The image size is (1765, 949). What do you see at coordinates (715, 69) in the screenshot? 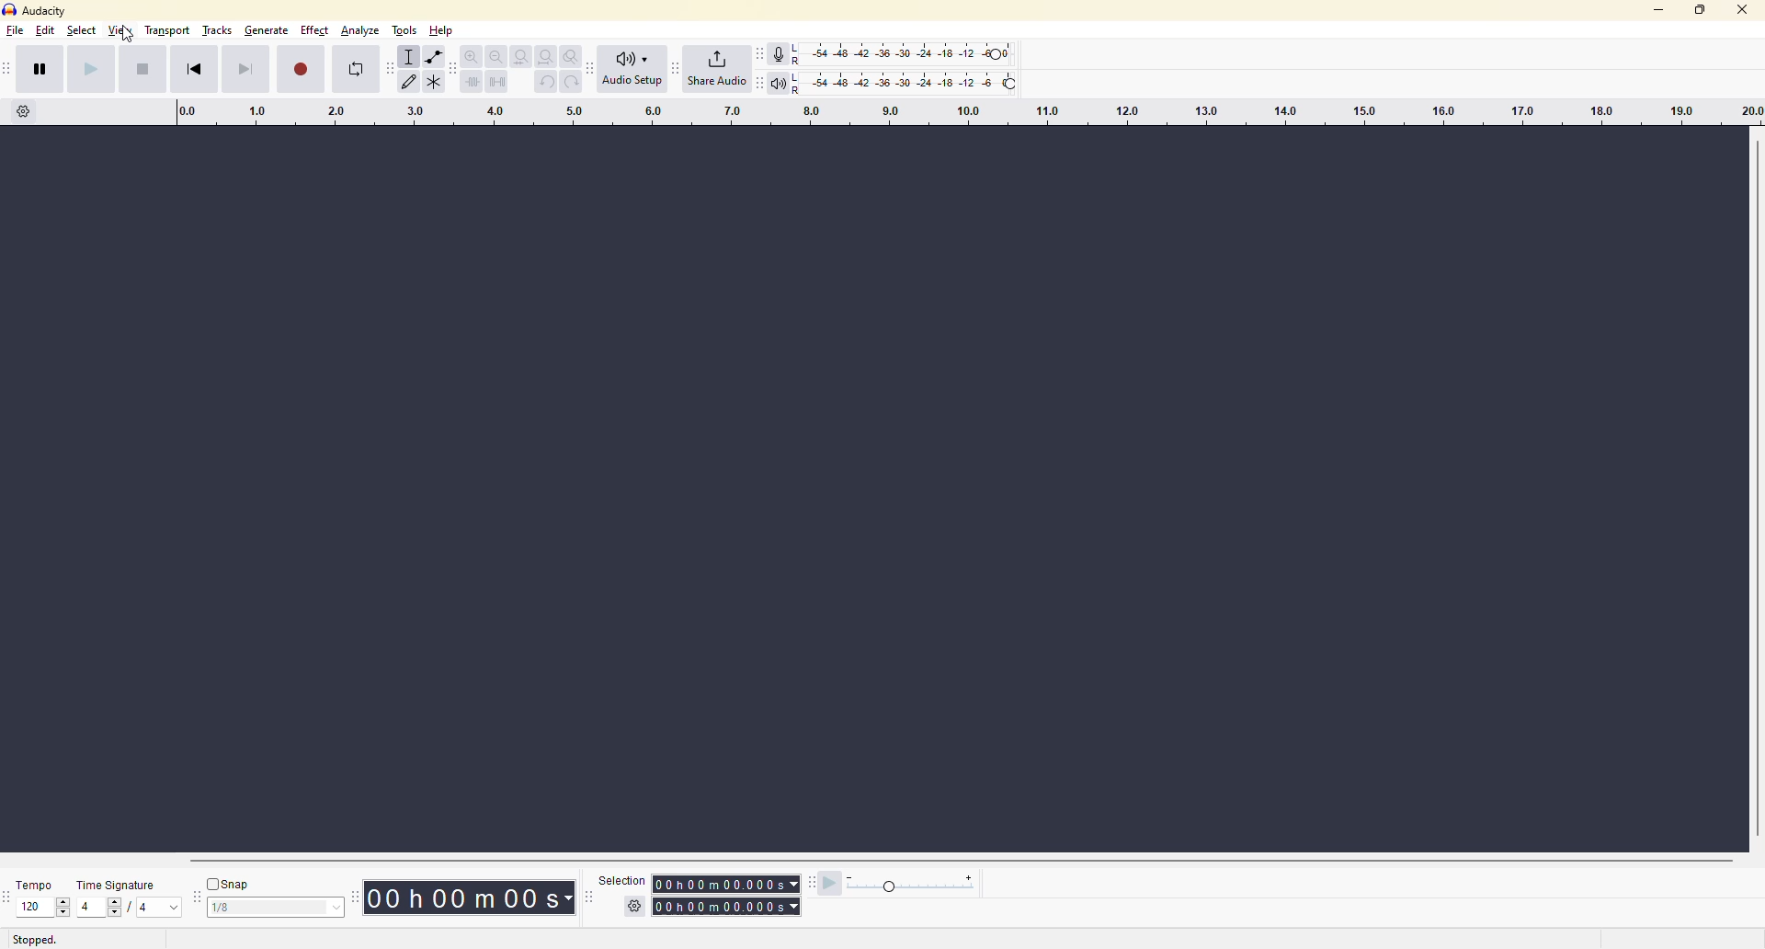
I see `share audio` at bounding box center [715, 69].